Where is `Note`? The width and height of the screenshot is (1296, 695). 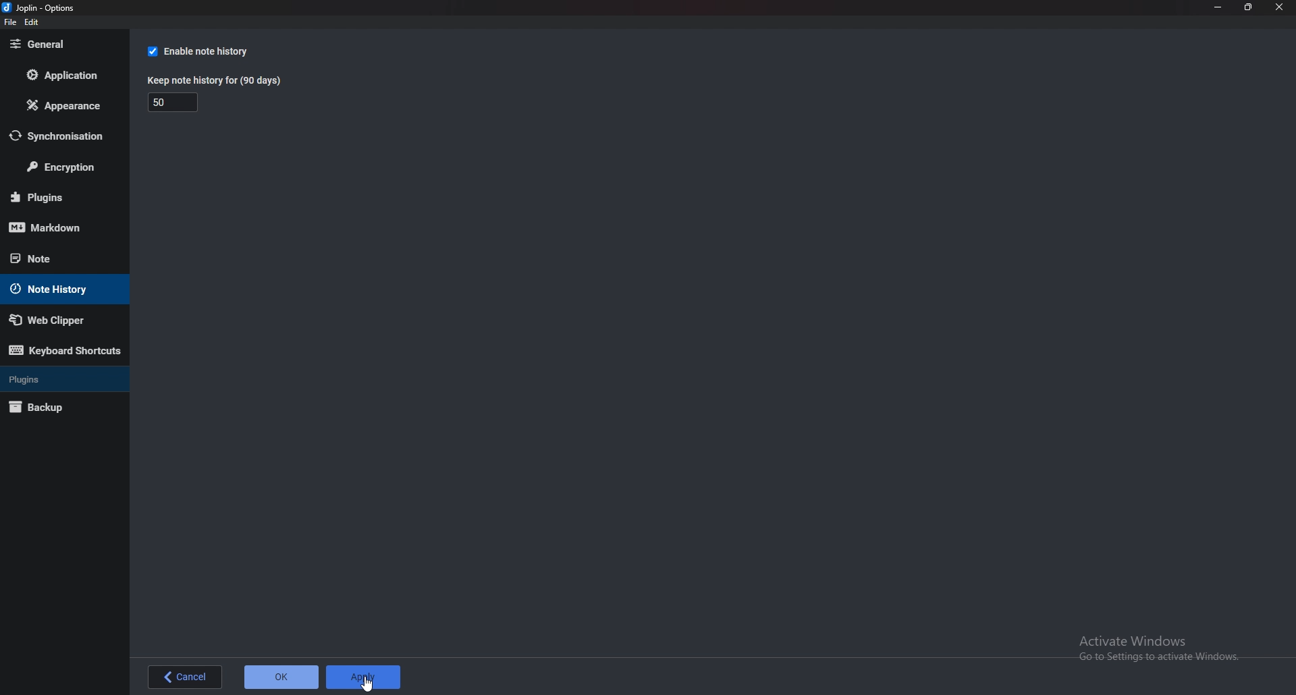 Note is located at coordinates (54, 257).